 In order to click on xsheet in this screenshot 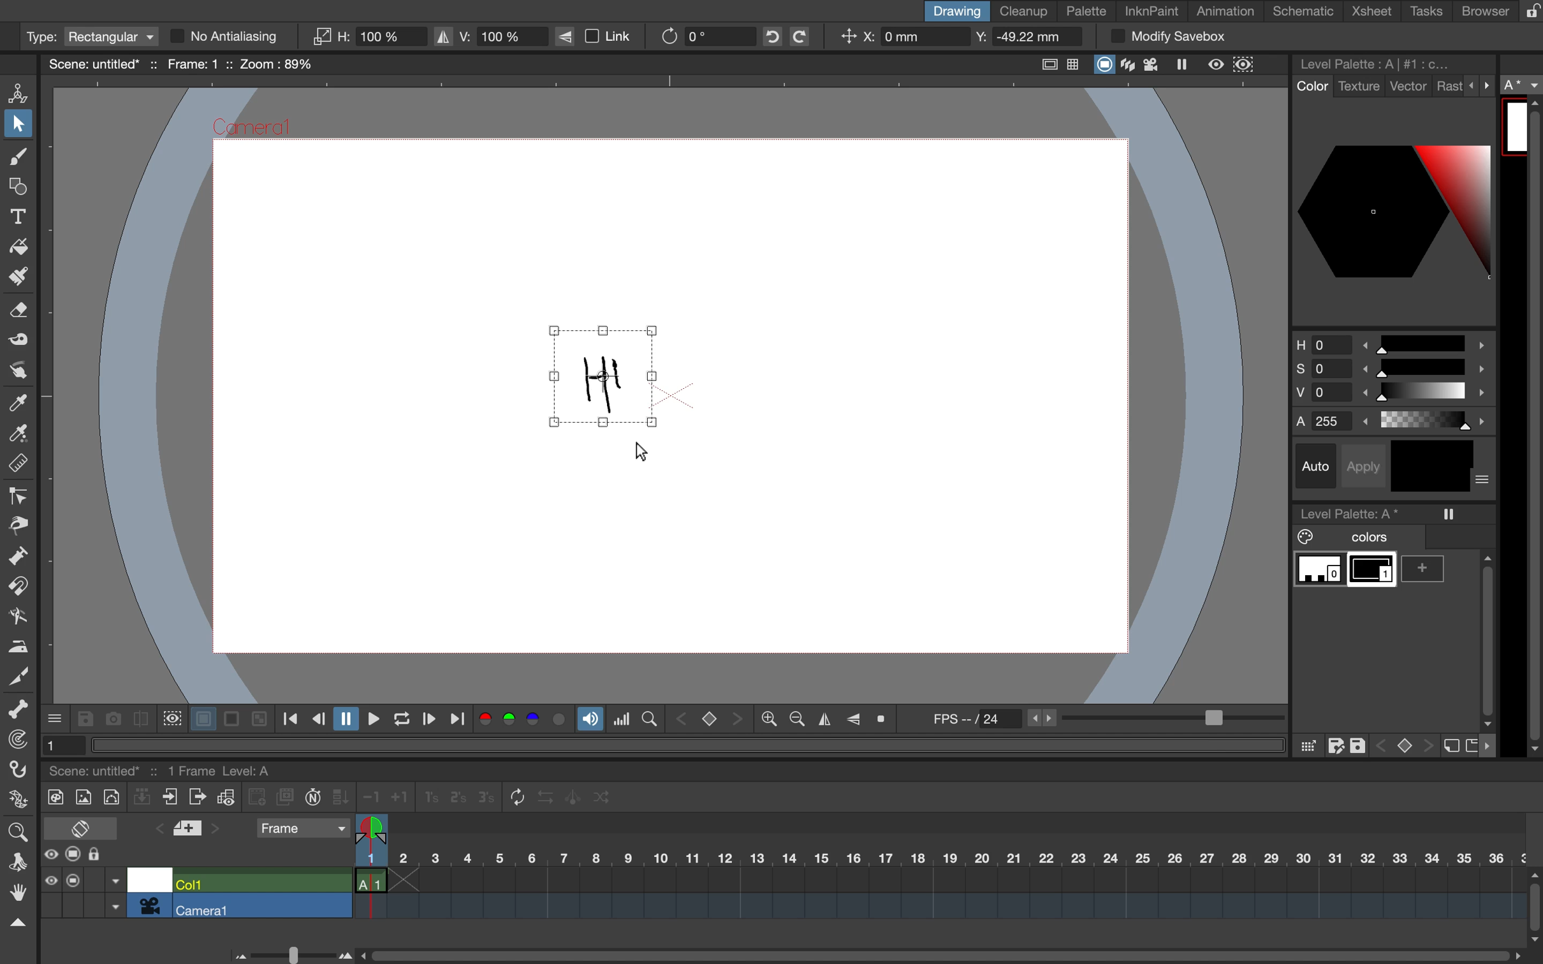, I will do `click(1375, 12)`.